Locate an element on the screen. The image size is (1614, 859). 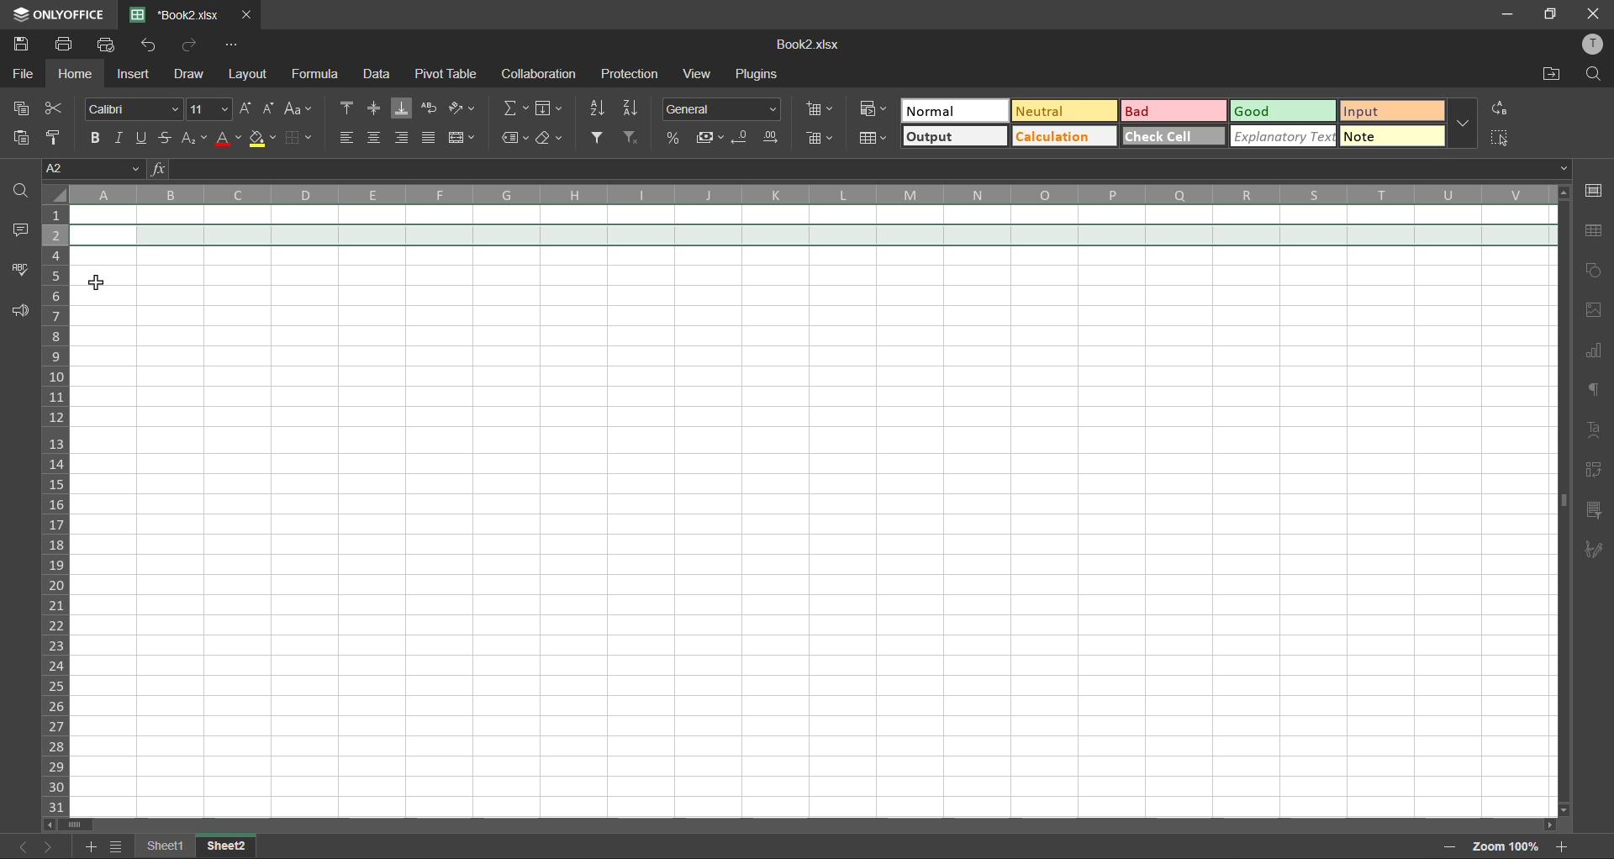
percent is located at coordinates (678, 140).